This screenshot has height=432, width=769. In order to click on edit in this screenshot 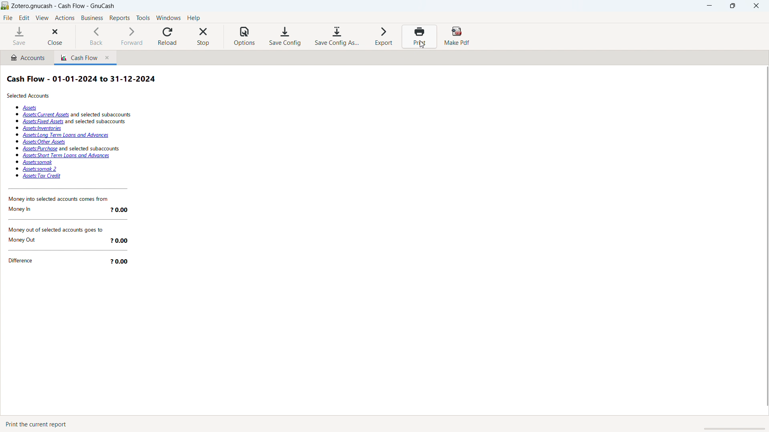, I will do `click(24, 18)`.